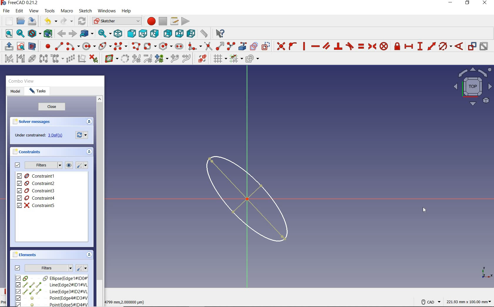 The image size is (494, 307). What do you see at coordinates (116, 21) in the screenshot?
I see `switch between workbenches` at bounding box center [116, 21].